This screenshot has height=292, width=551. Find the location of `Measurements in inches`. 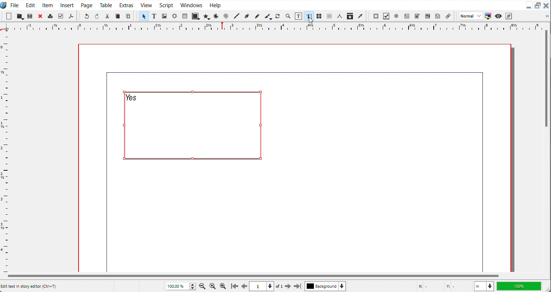

Measurements in inches is located at coordinates (484, 286).